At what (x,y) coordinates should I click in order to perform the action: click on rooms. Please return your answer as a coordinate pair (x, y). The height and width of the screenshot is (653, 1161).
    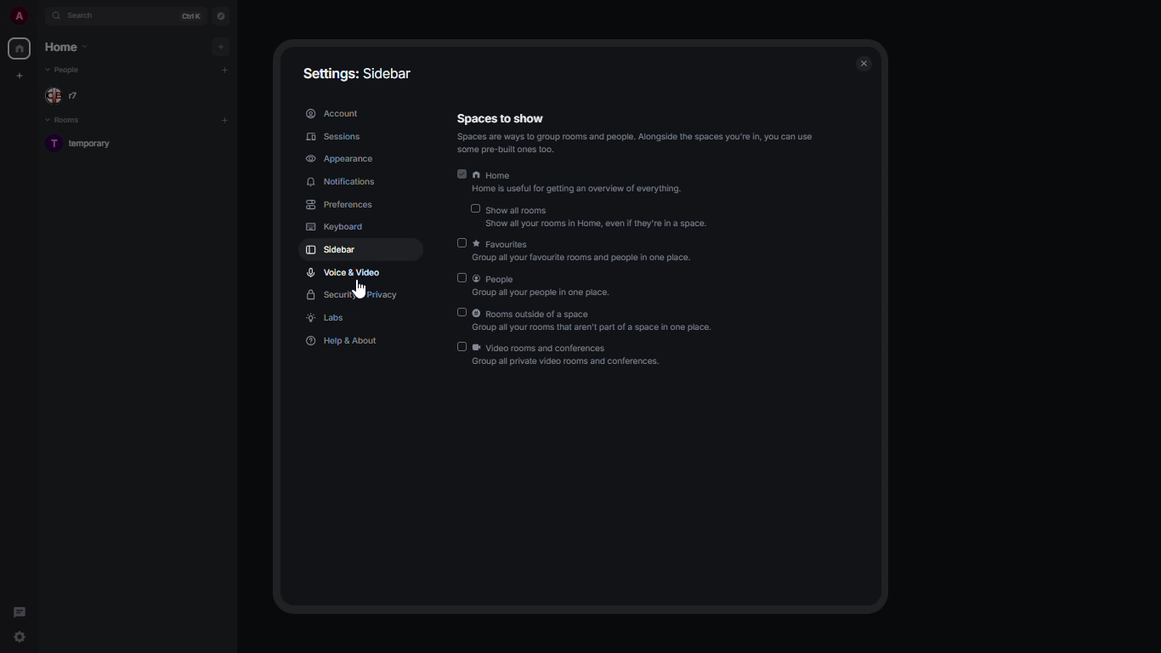
    Looking at the image, I should click on (66, 122).